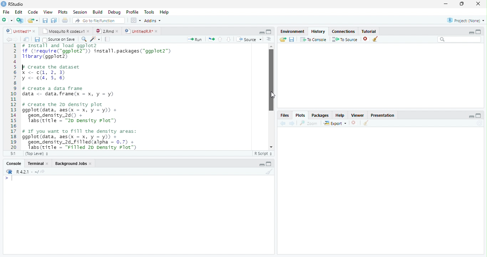 The width and height of the screenshot is (487, 257). What do you see at coordinates (354, 123) in the screenshot?
I see `close` at bounding box center [354, 123].